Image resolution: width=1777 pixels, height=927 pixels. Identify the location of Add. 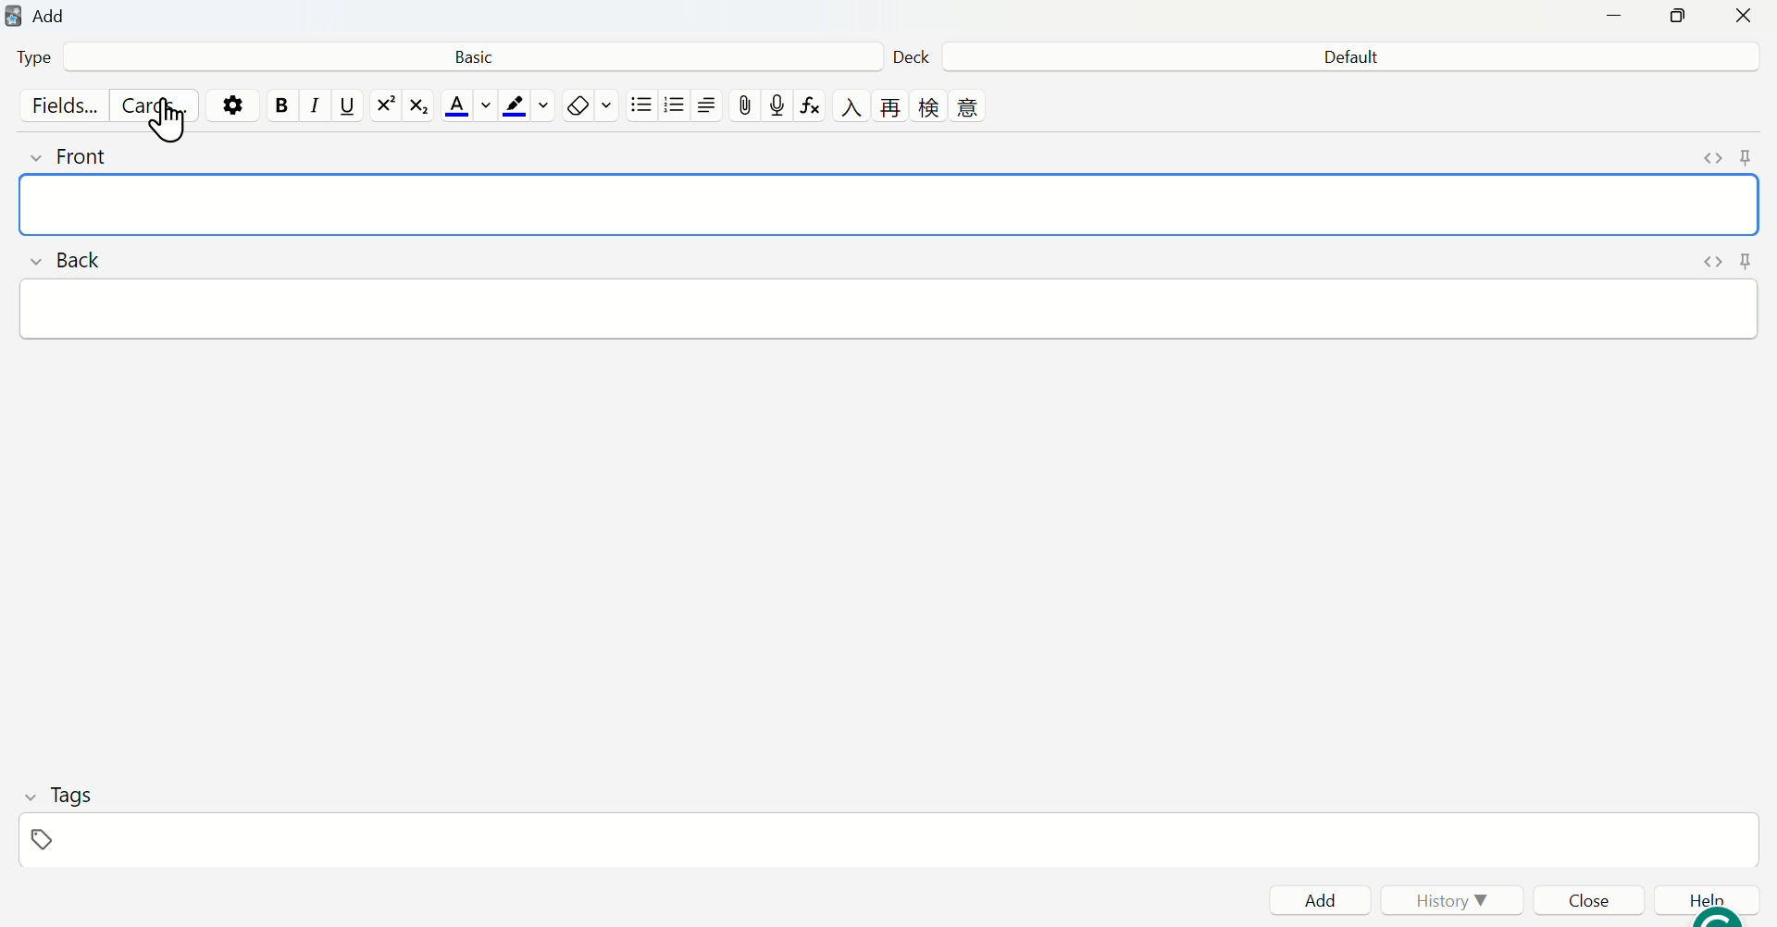
(50, 17).